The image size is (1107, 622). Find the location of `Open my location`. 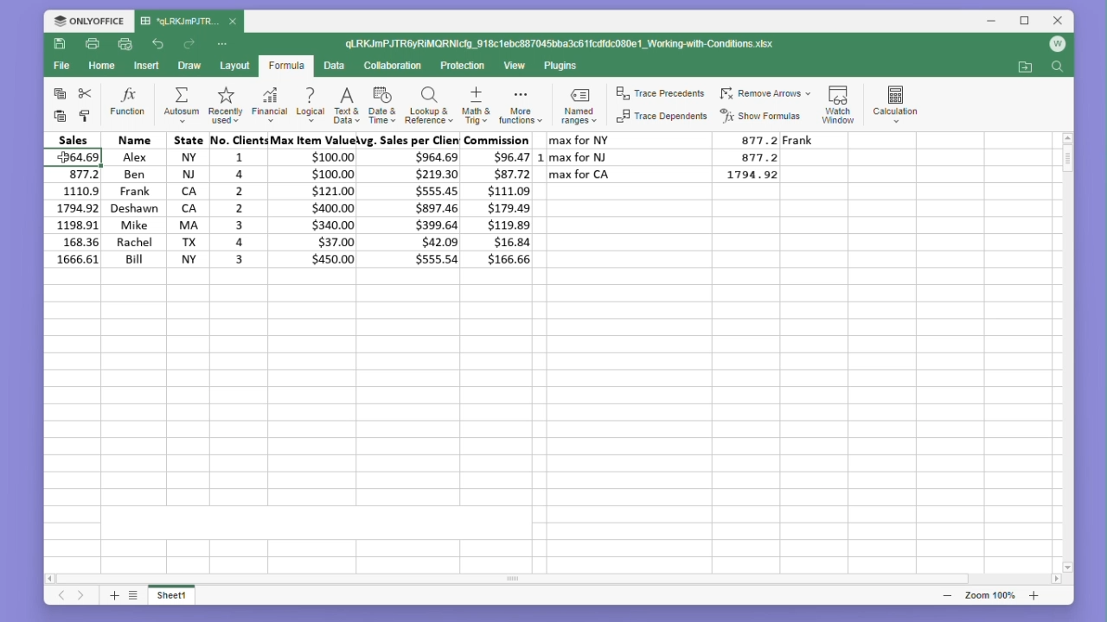

Open my location is located at coordinates (1025, 67).